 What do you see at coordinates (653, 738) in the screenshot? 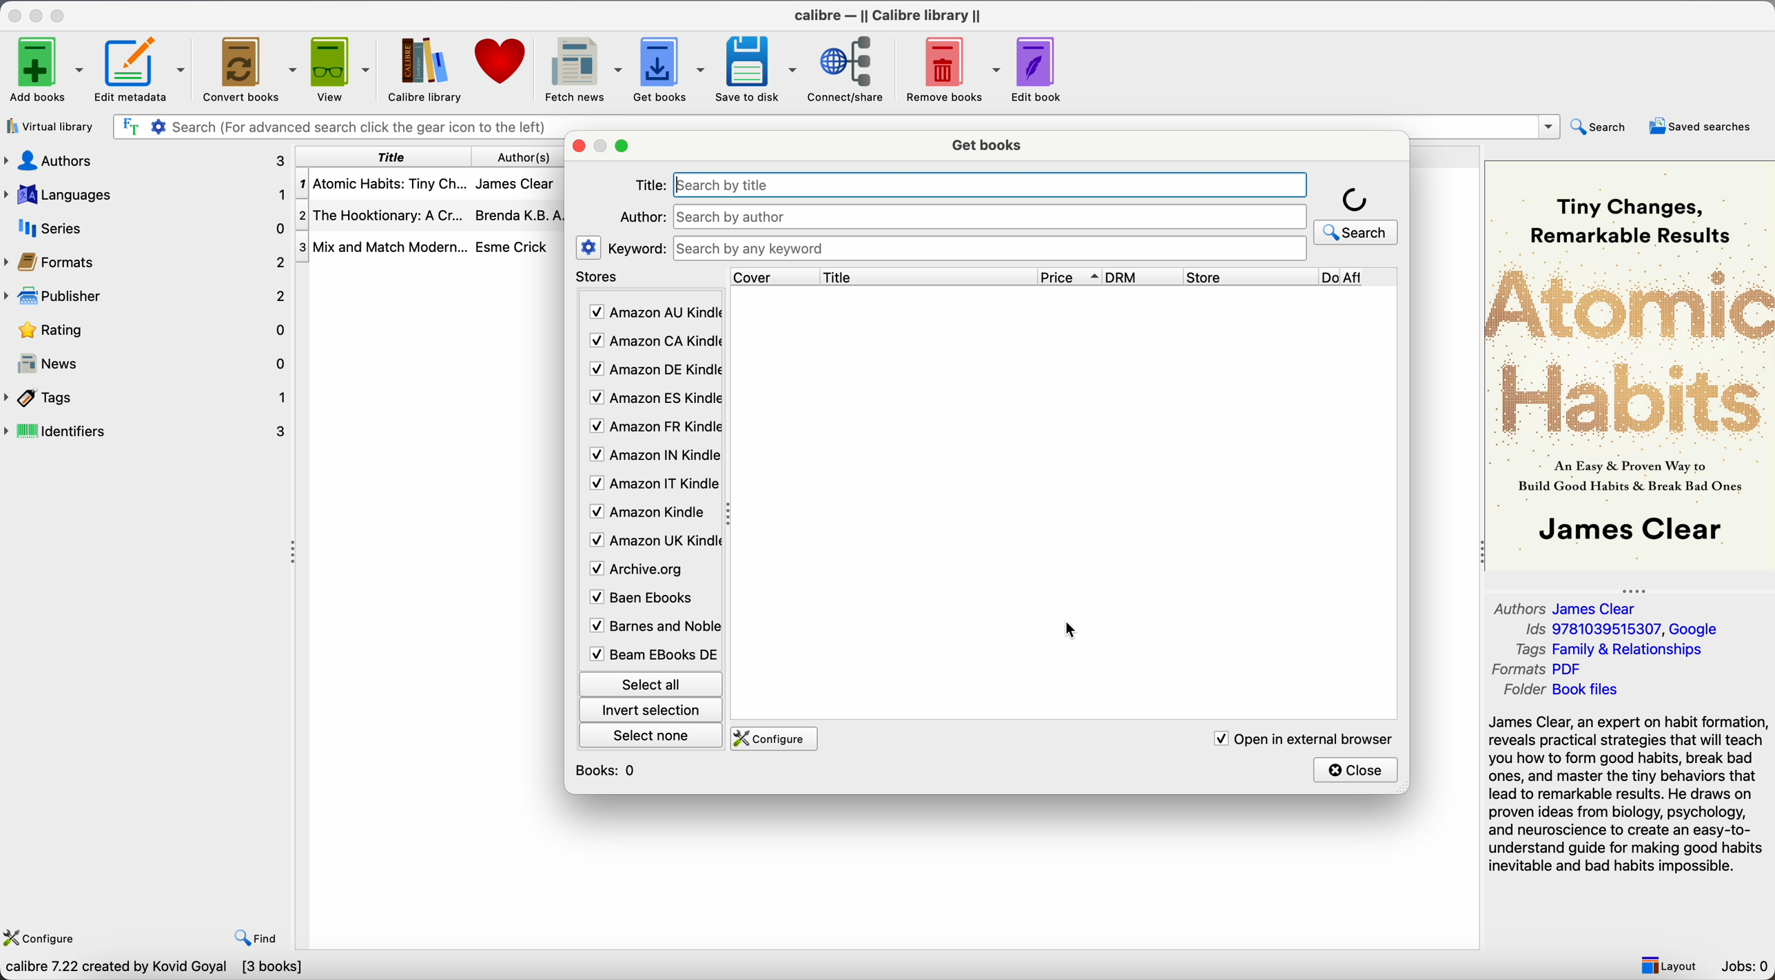
I see `select none` at bounding box center [653, 738].